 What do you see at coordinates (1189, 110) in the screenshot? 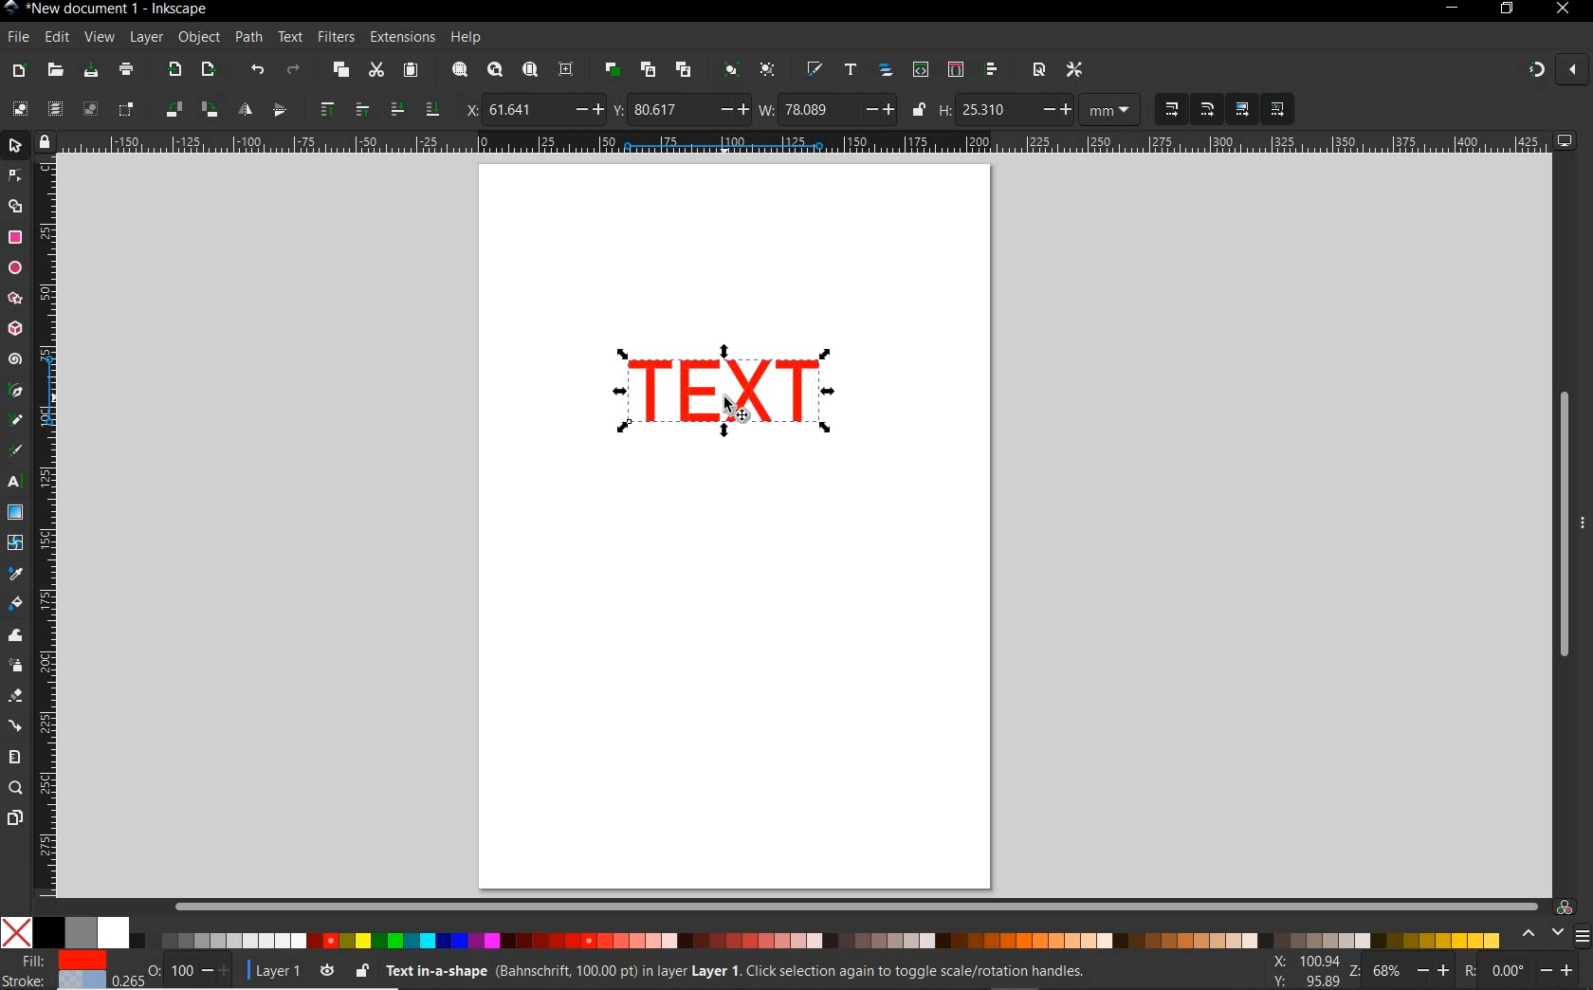
I see `SCALING` at bounding box center [1189, 110].